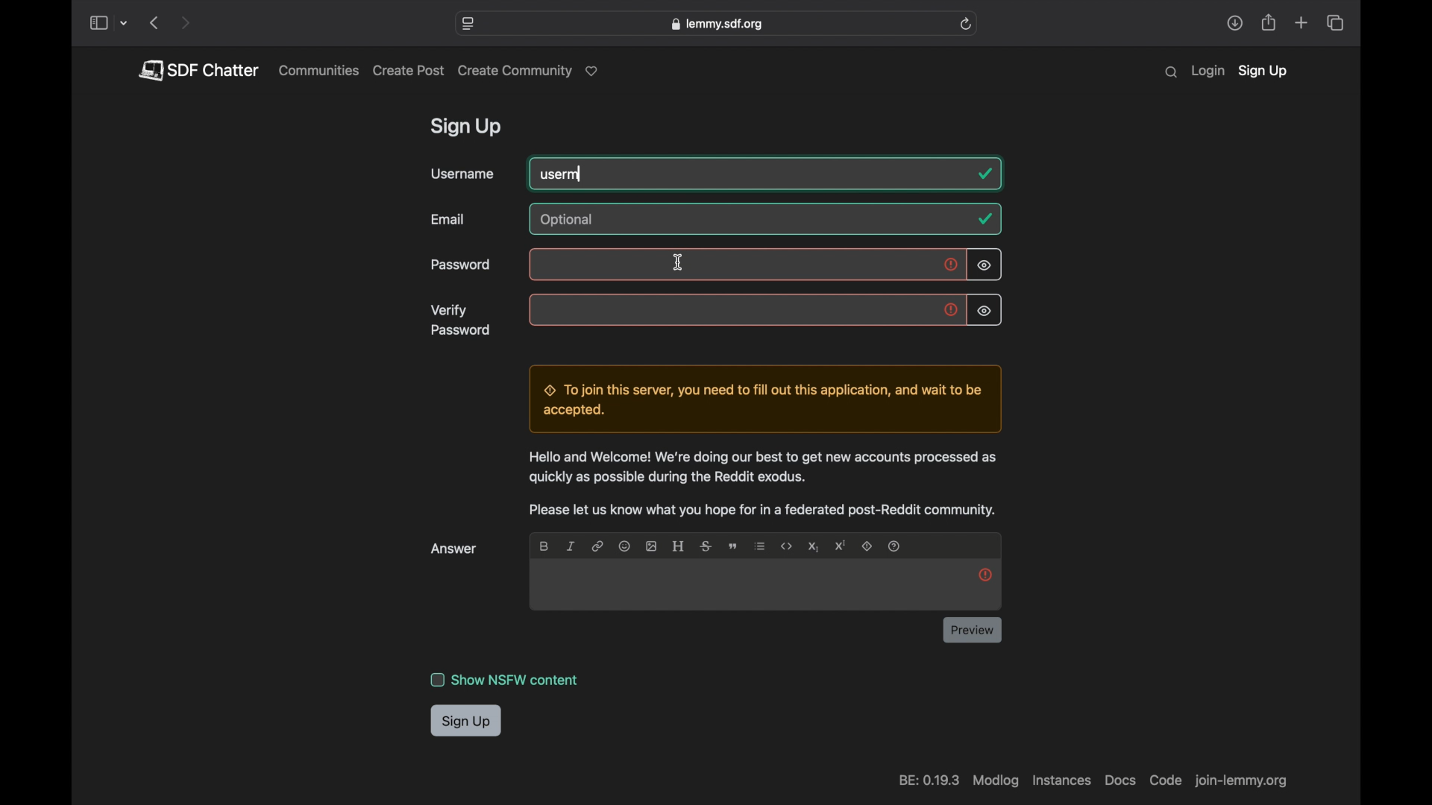  What do you see at coordinates (928, 780) in the screenshot?
I see `be 0.19.3` at bounding box center [928, 780].